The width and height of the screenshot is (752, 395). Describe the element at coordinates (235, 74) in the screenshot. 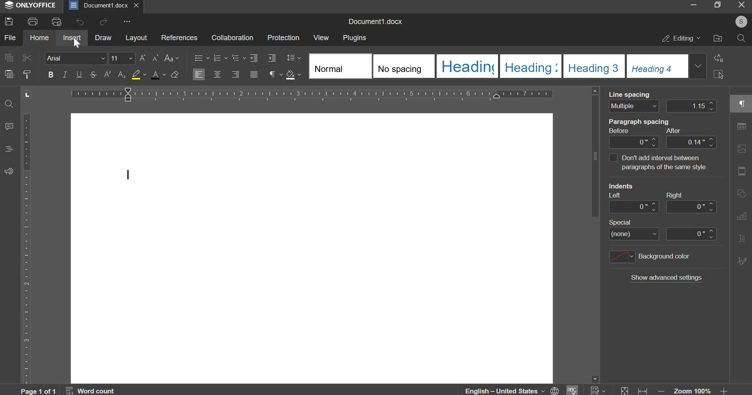

I see `align left` at that location.